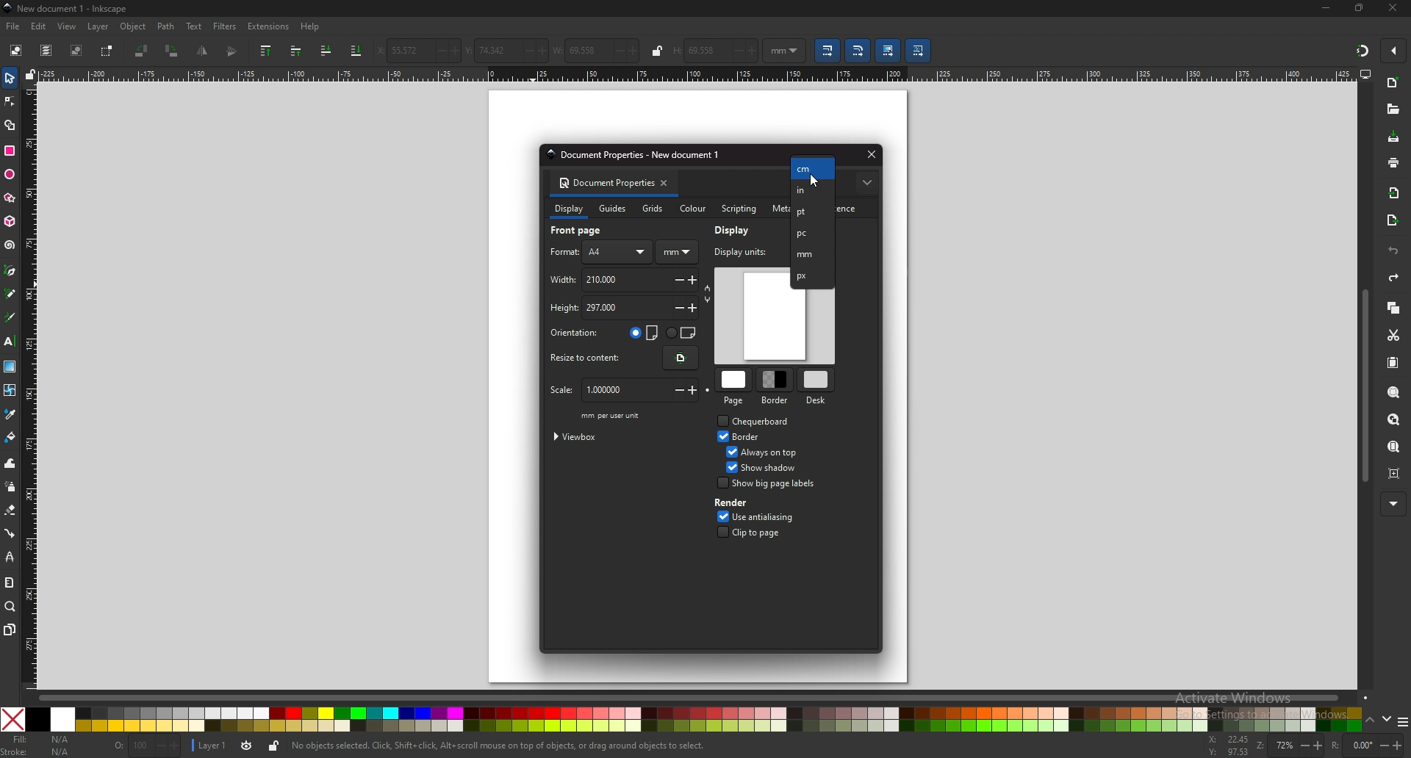  Describe the element at coordinates (309, 27) in the screenshot. I see `help` at that location.